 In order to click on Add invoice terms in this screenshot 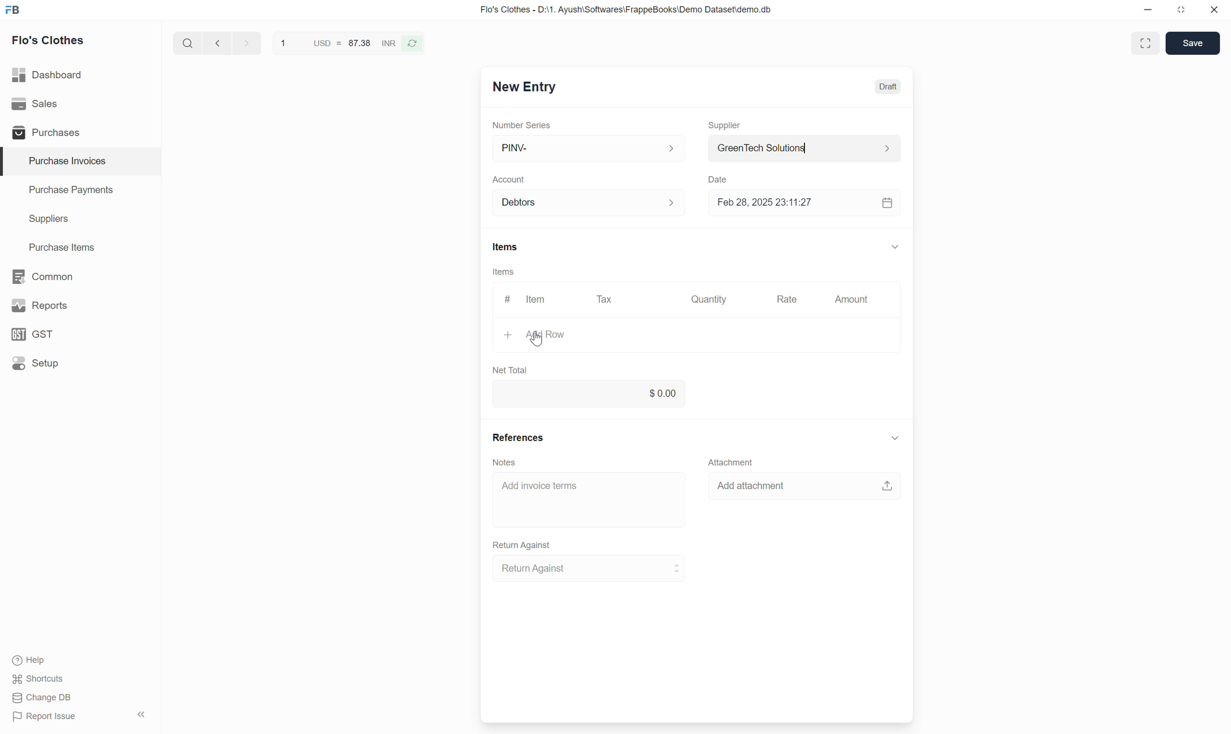, I will do `click(590, 500)`.